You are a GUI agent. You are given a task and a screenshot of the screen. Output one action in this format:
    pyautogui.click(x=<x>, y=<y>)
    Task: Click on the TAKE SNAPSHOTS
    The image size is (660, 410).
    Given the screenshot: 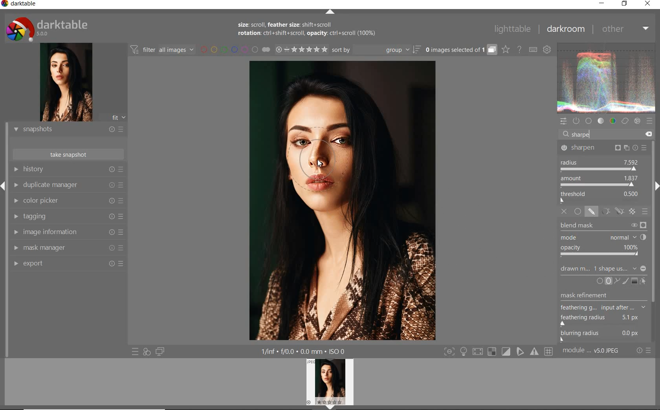 What is the action you would take?
    pyautogui.click(x=69, y=154)
    